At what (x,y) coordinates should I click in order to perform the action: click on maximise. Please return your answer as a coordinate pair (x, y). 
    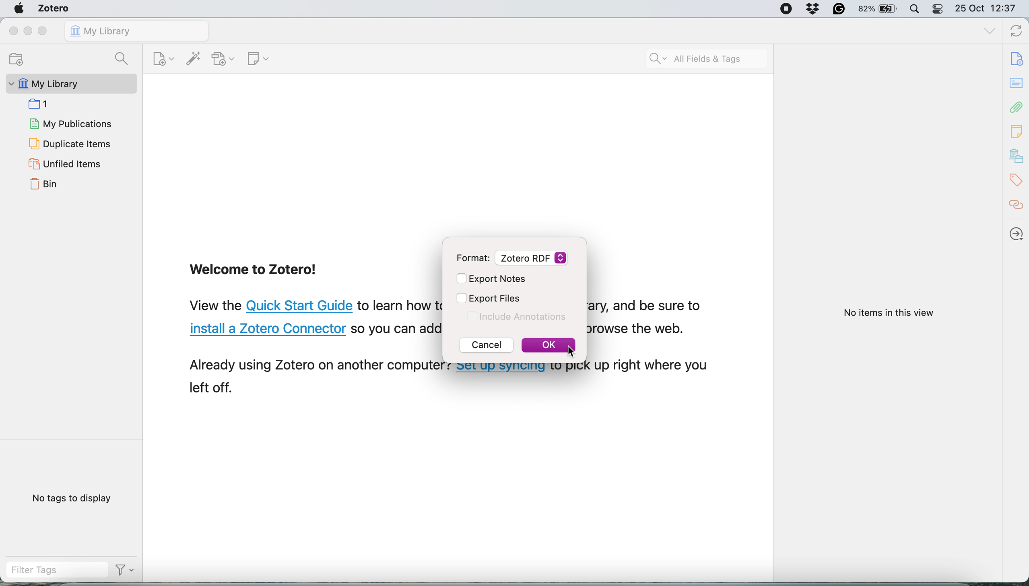
    Looking at the image, I should click on (45, 31).